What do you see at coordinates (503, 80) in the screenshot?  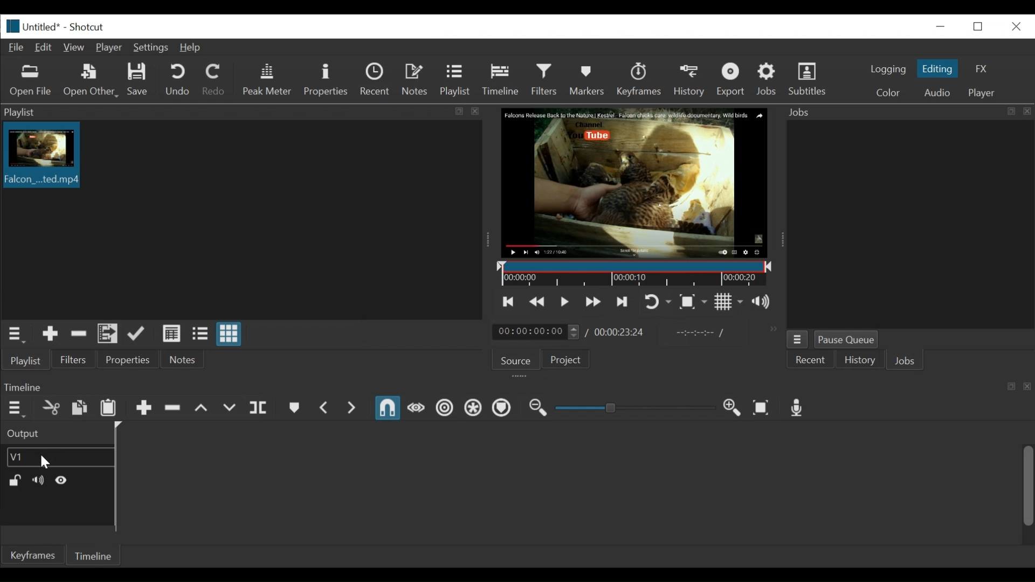 I see `Timeline` at bounding box center [503, 80].